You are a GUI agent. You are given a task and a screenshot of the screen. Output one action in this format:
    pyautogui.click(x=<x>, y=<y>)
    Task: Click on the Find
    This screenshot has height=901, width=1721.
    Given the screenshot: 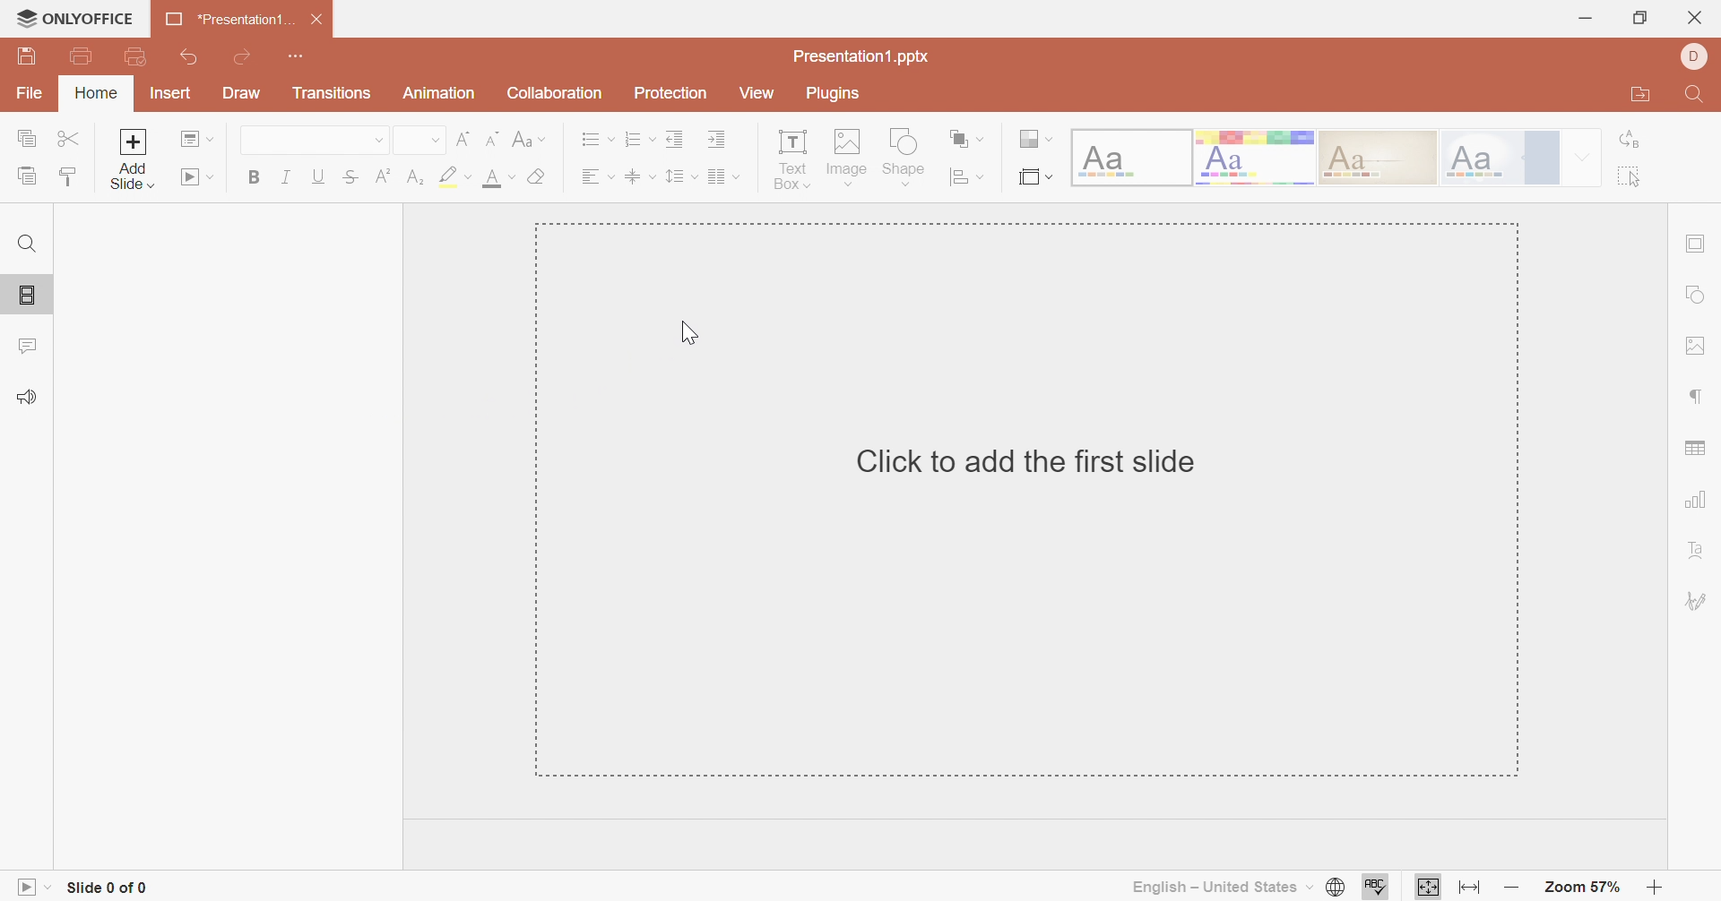 What is the action you would take?
    pyautogui.click(x=26, y=245)
    